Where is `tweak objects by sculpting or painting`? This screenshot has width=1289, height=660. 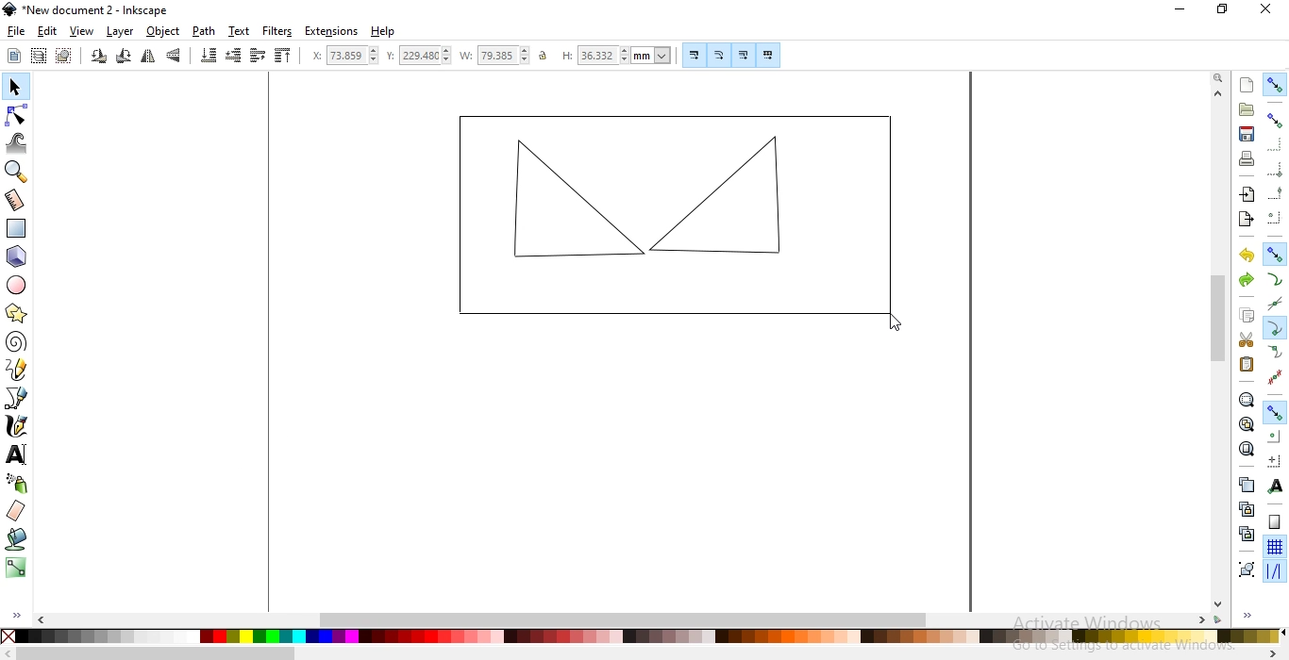
tweak objects by sculpting or painting is located at coordinates (18, 143).